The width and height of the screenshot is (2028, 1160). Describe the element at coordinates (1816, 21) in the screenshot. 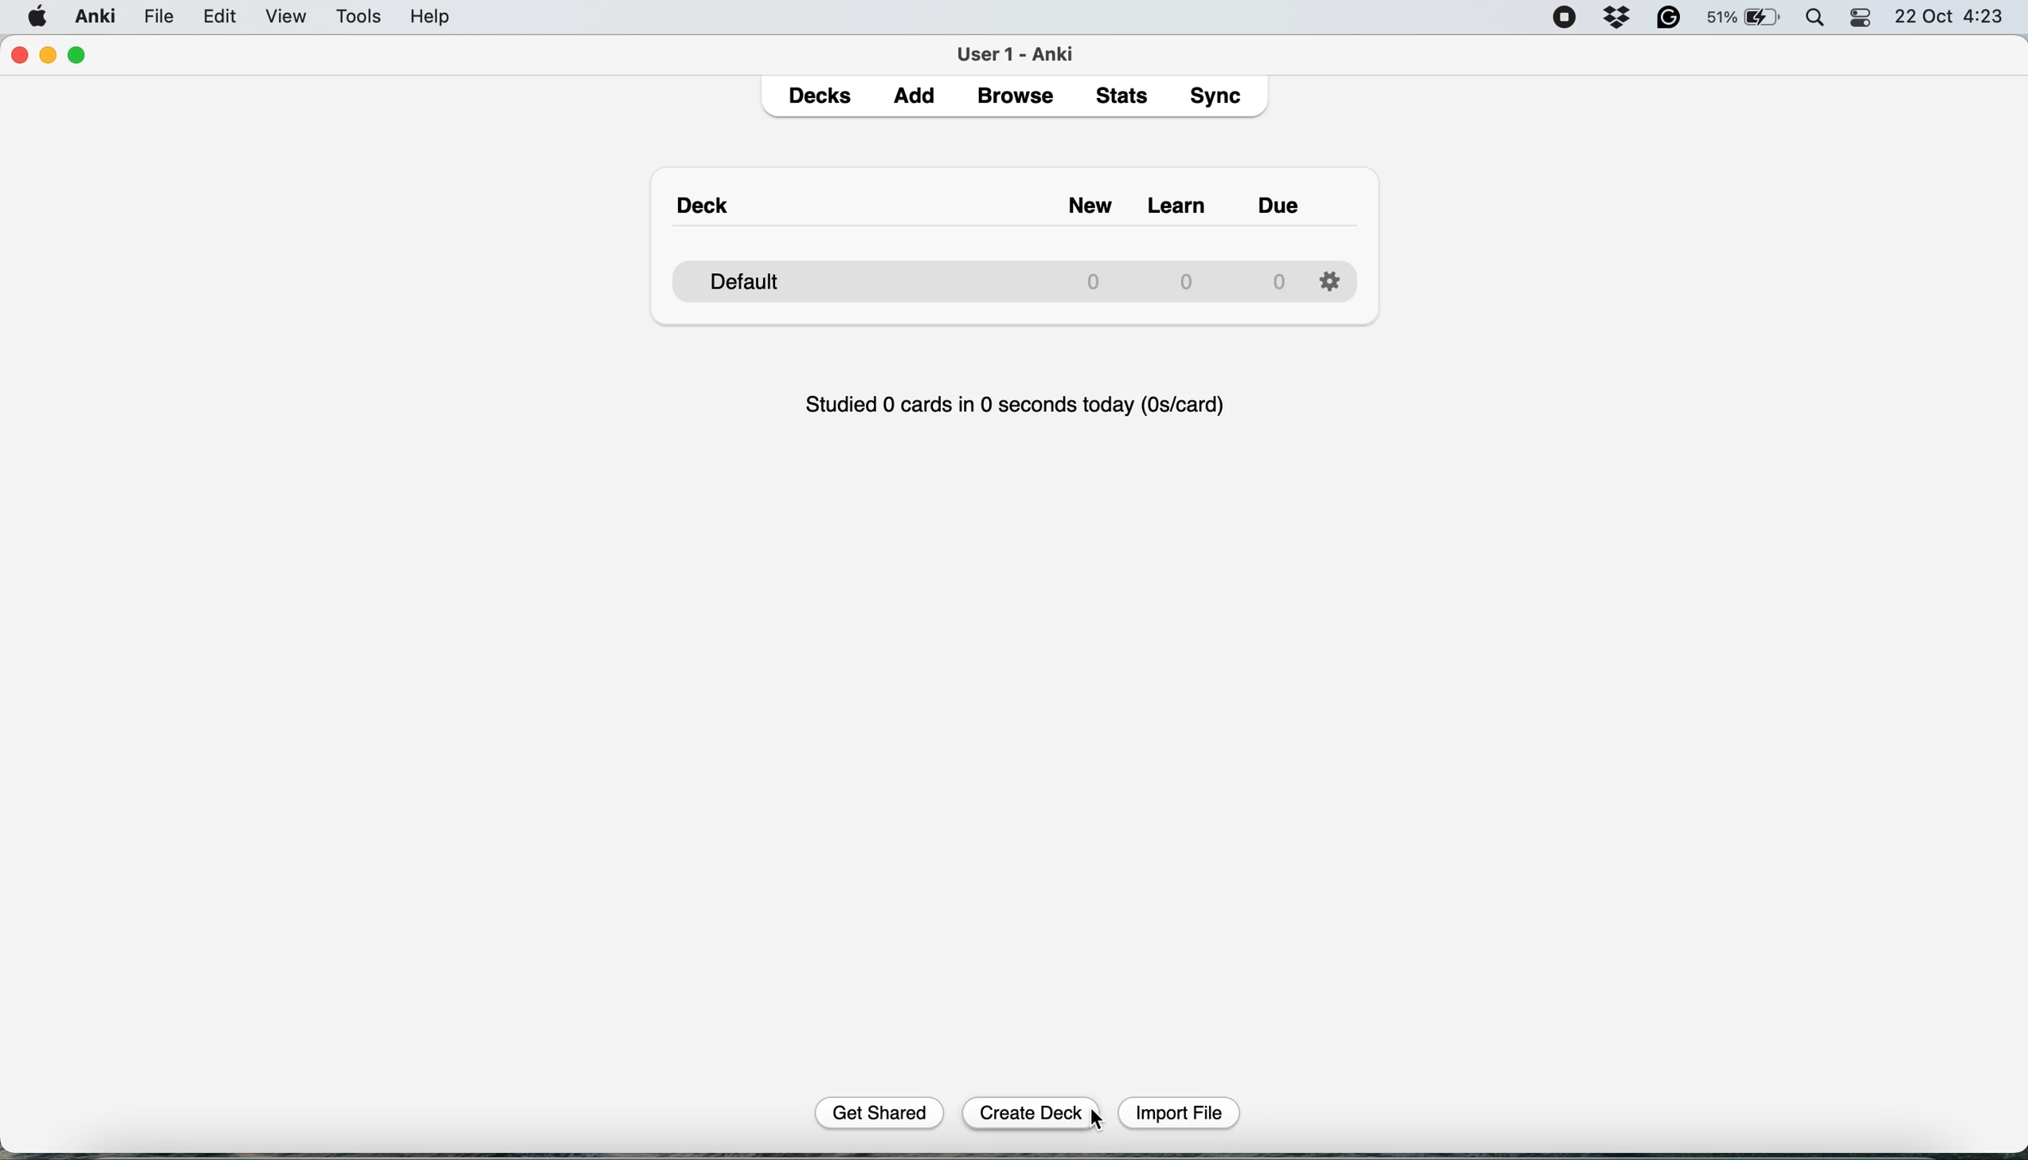

I see `spotlight search` at that location.